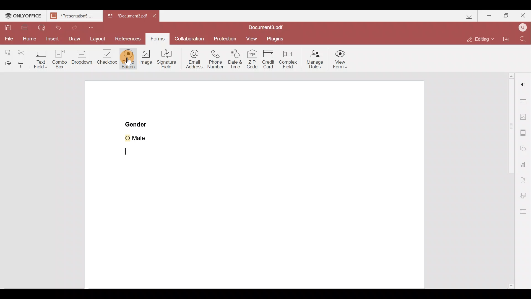 The image size is (531, 299). What do you see at coordinates (74, 38) in the screenshot?
I see `Draw` at bounding box center [74, 38].